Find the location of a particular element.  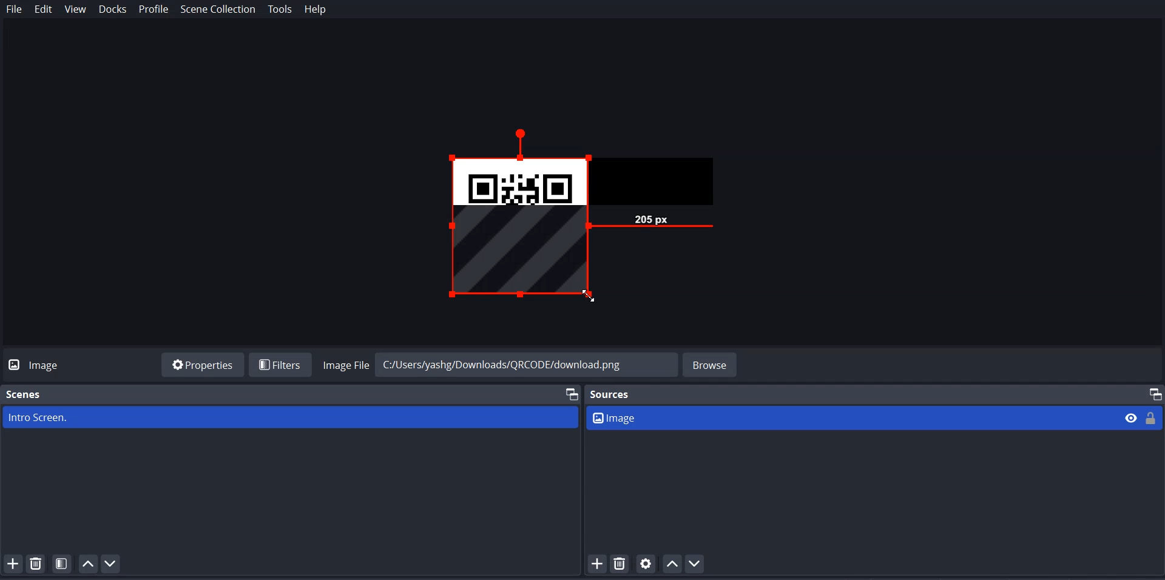

Lock is located at coordinates (1152, 417).